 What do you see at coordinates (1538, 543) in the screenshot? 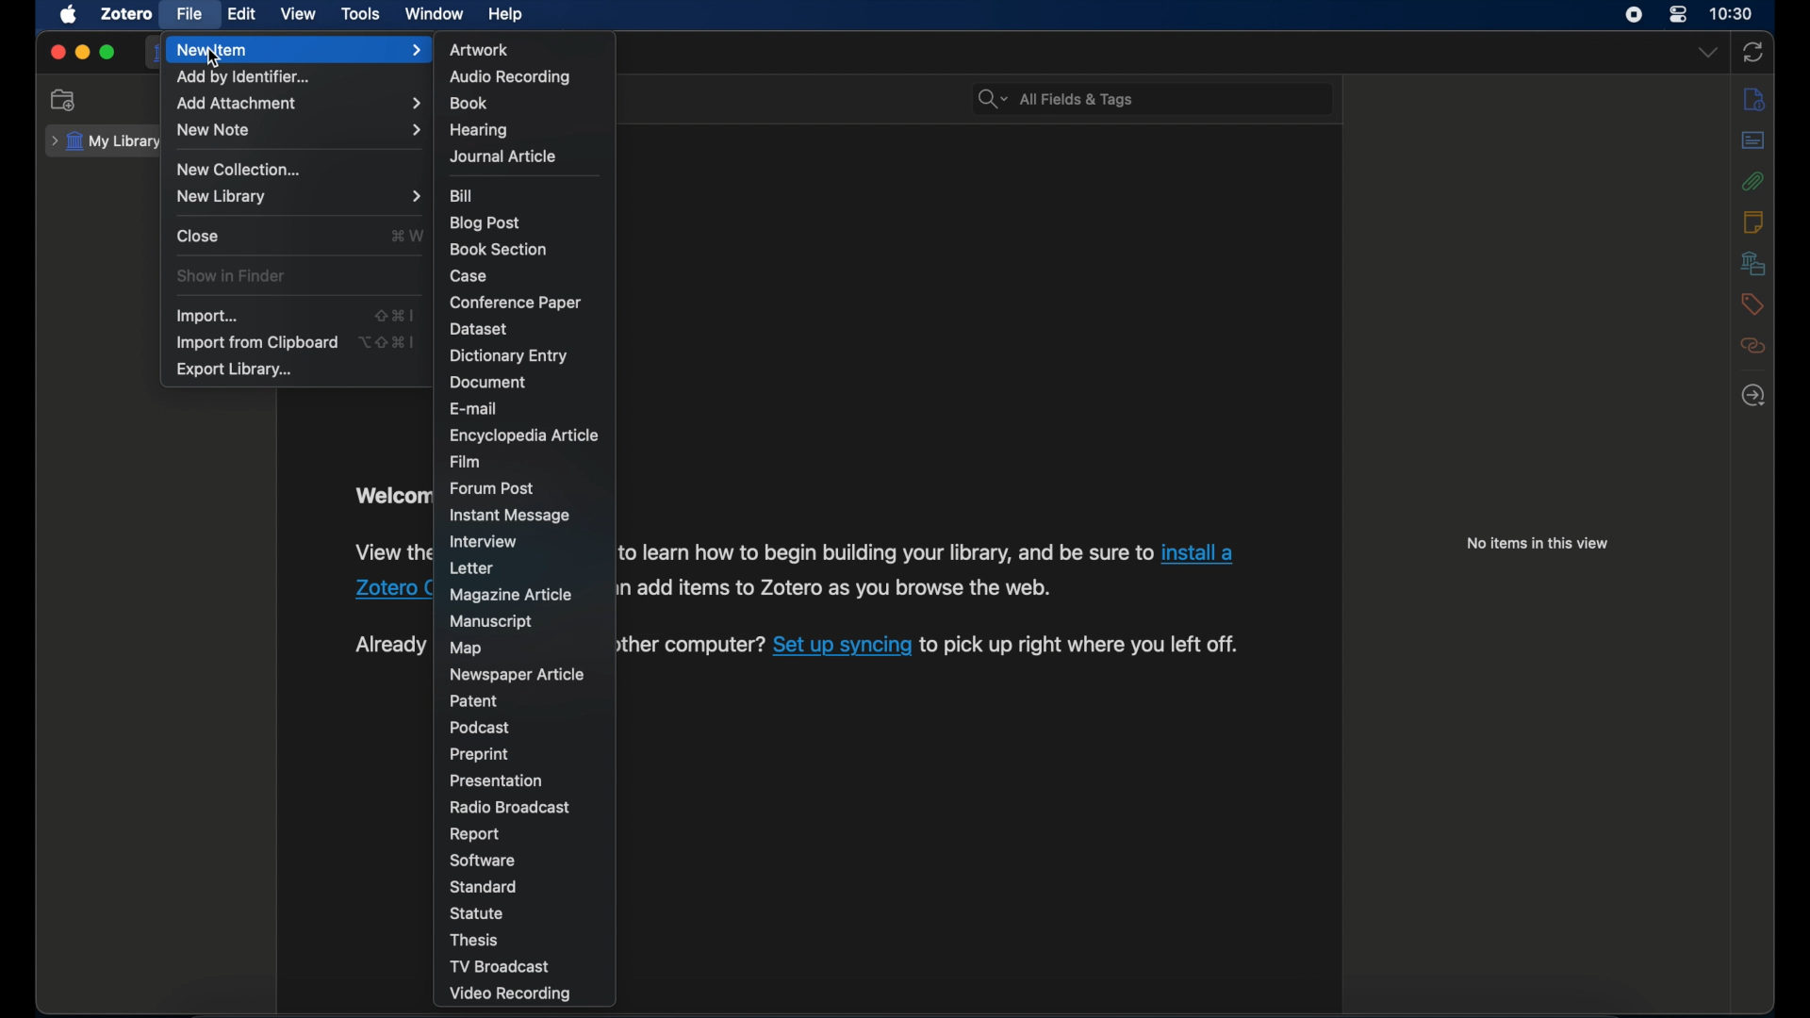
I see `no items in this view` at bounding box center [1538, 543].